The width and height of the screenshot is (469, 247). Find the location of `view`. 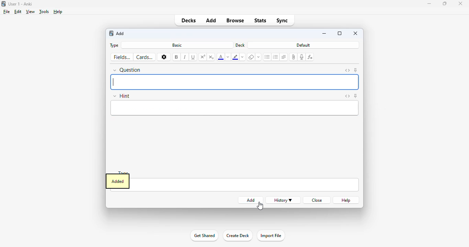

view is located at coordinates (31, 12).